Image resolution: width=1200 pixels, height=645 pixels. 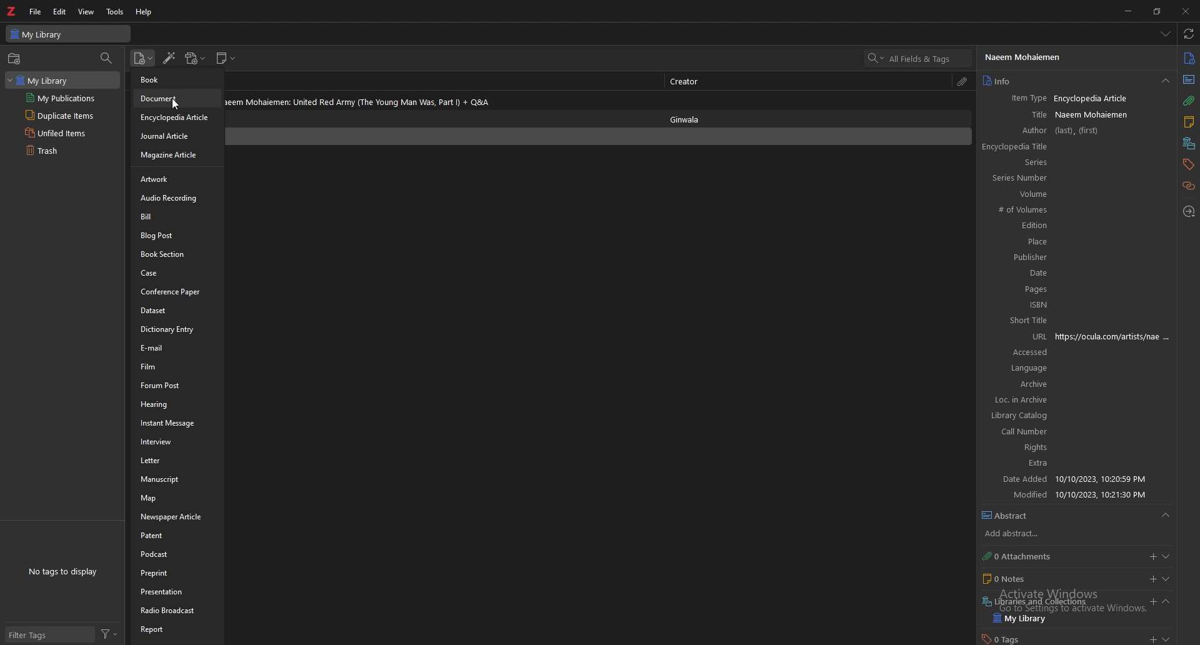 What do you see at coordinates (48, 634) in the screenshot?
I see `filter tags` at bounding box center [48, 634].